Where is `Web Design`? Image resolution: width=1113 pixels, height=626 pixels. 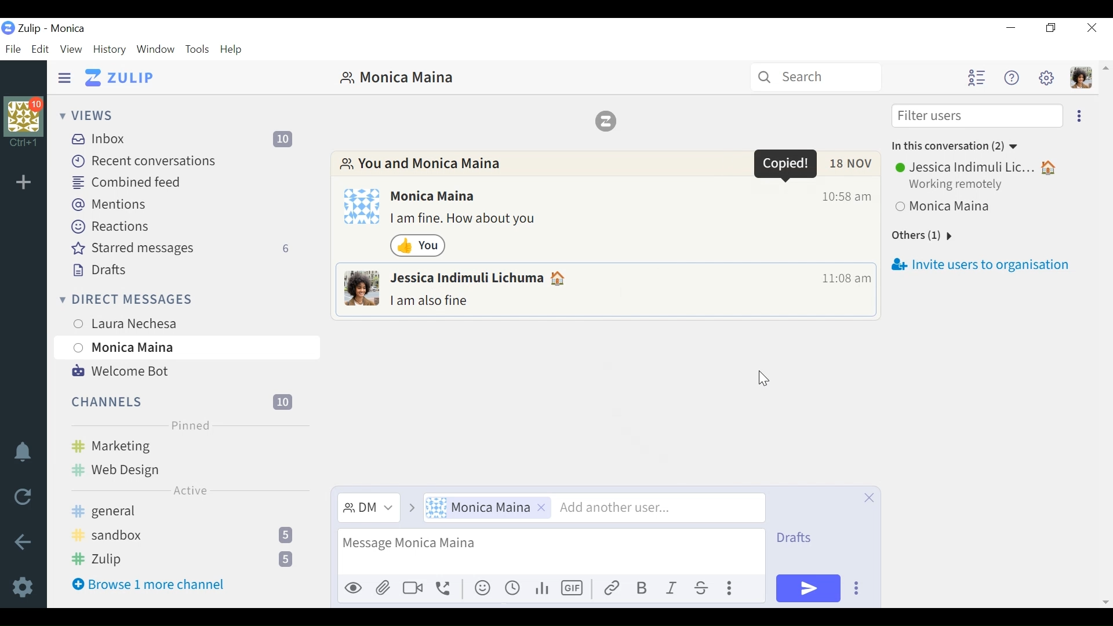 Web Design is located at coordinates (142, 468).